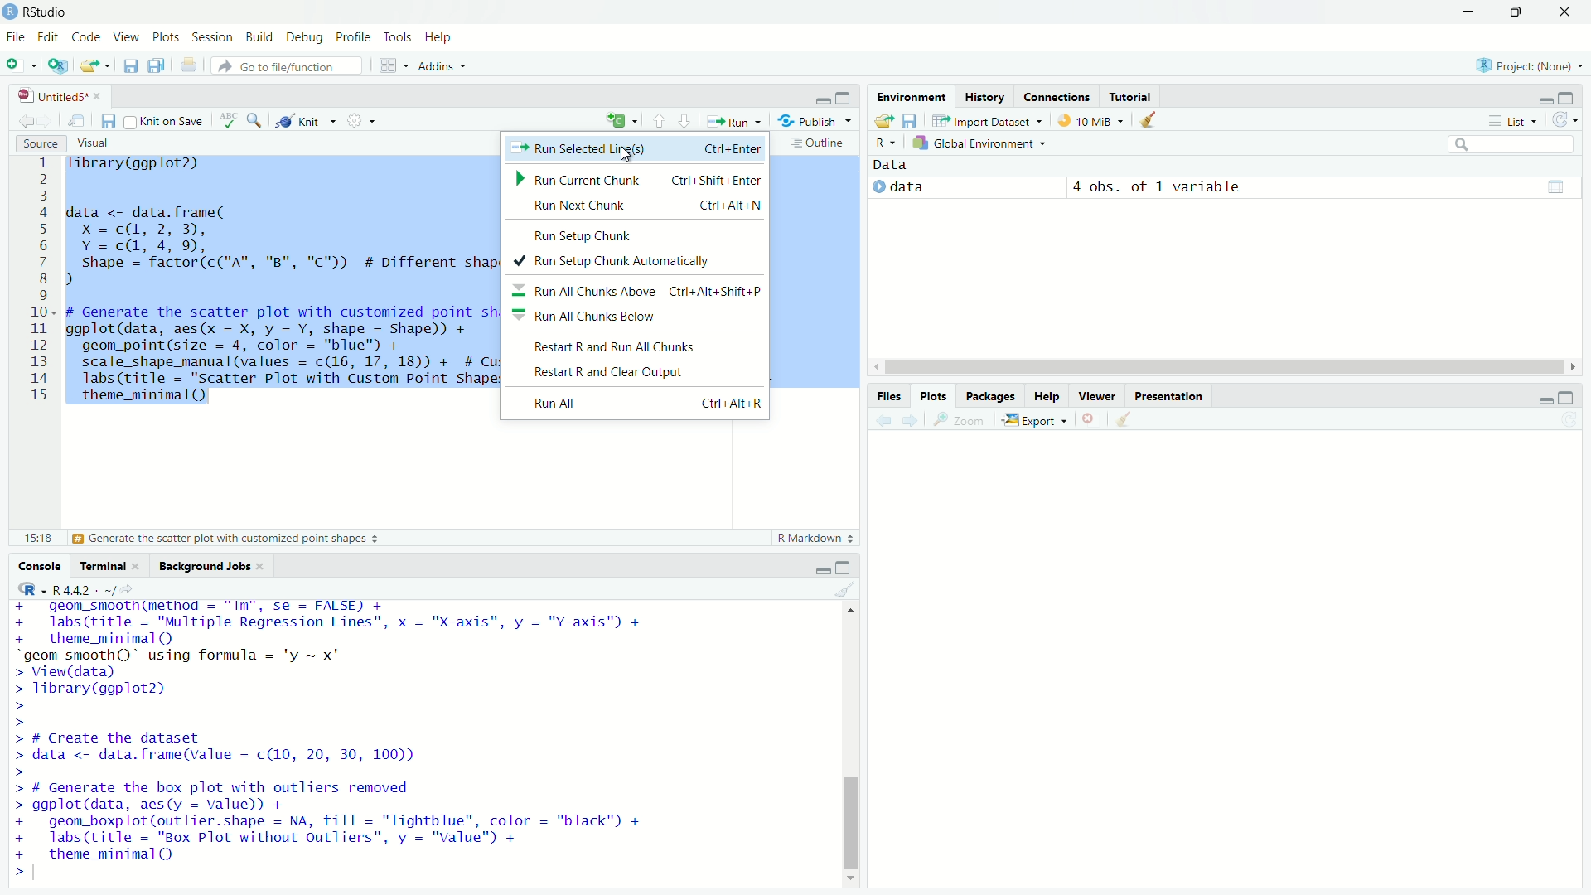 The height and width of the screenshot is (895, 1591). What do you see at coordinates (36, 11) in the screenshot?
I see `RStudio` at bounding box center [36, 11].